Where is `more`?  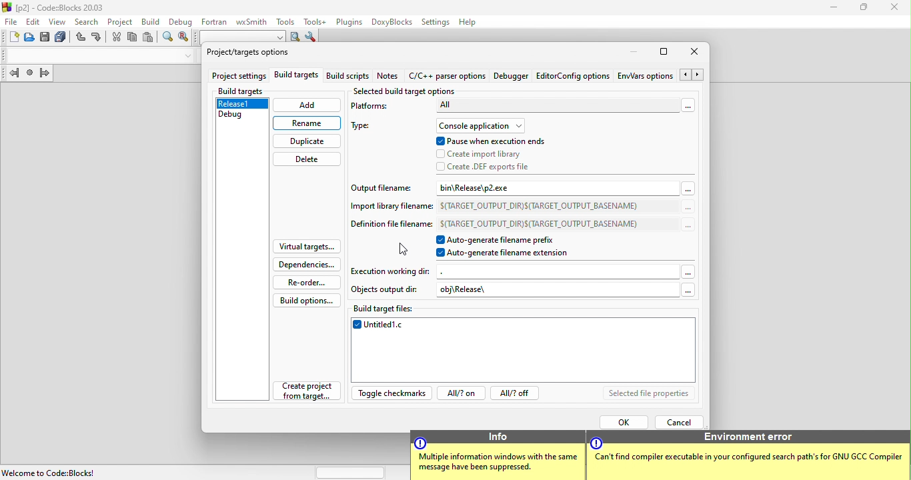
more is located at coordinates (688, 190).